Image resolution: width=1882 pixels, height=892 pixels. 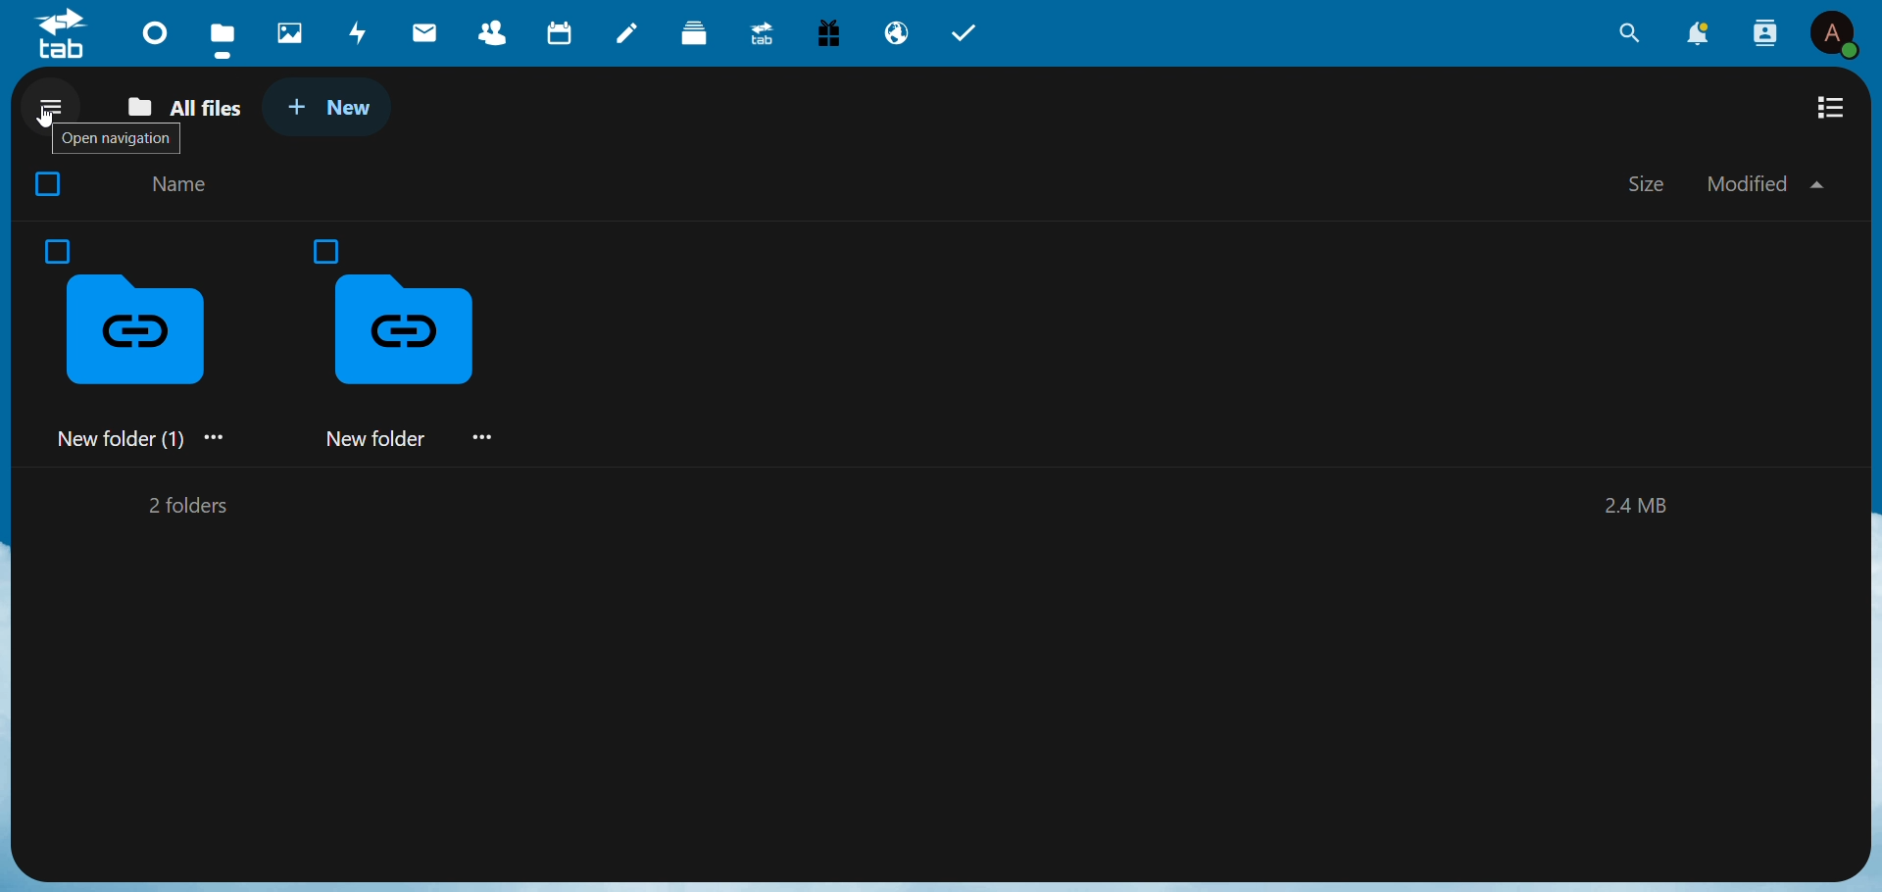 What do you see at coordinates (190, 106) in the screenshot?
I see `all files` at bounding box center [190, 106].